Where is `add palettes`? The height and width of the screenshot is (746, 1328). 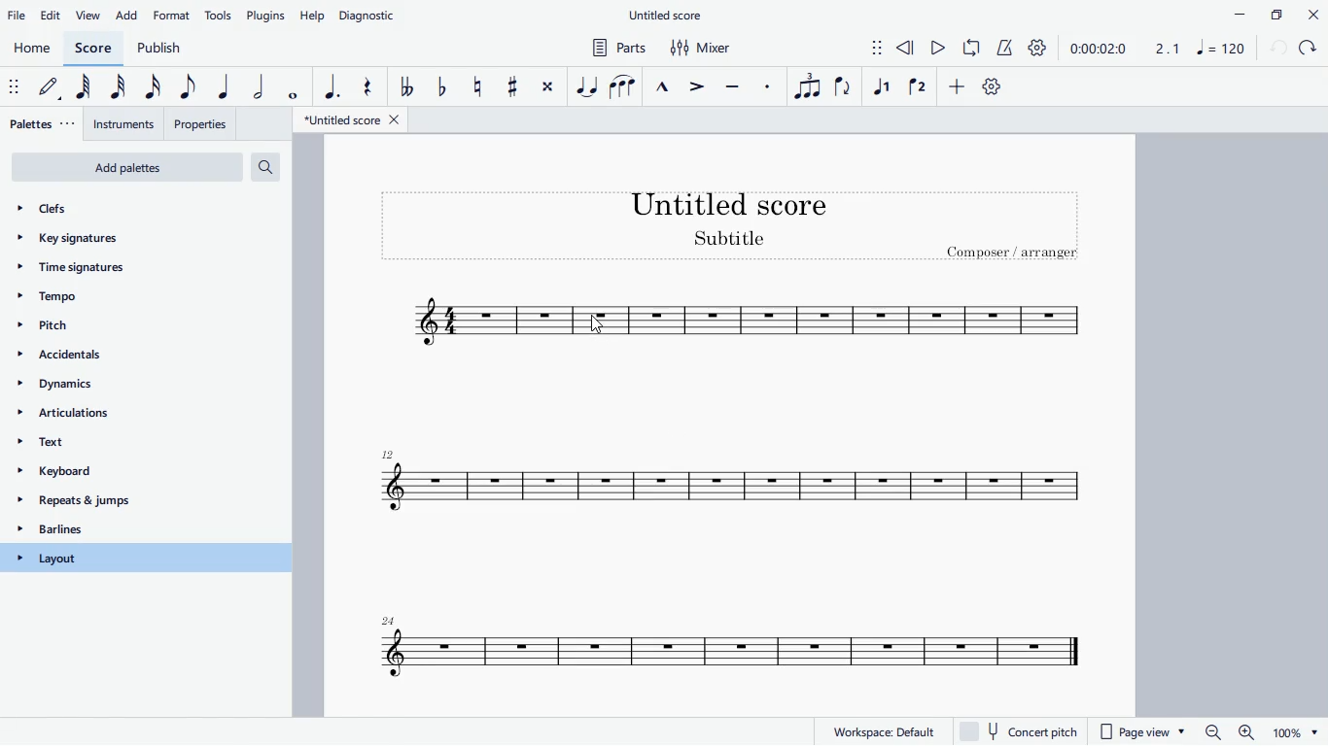
add palettes is located at coordinates (127, 169).